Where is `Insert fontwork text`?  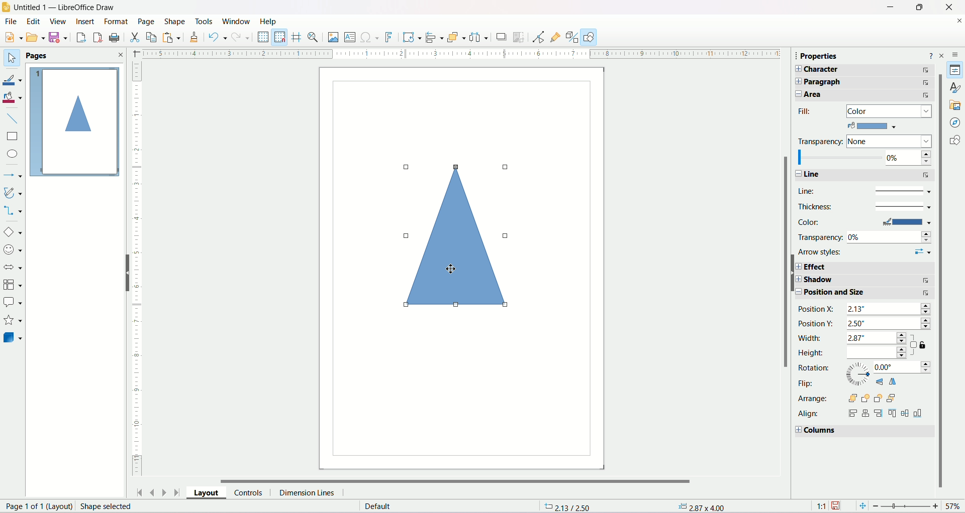
Insert fontwork text is located at coordinates (390, 36).